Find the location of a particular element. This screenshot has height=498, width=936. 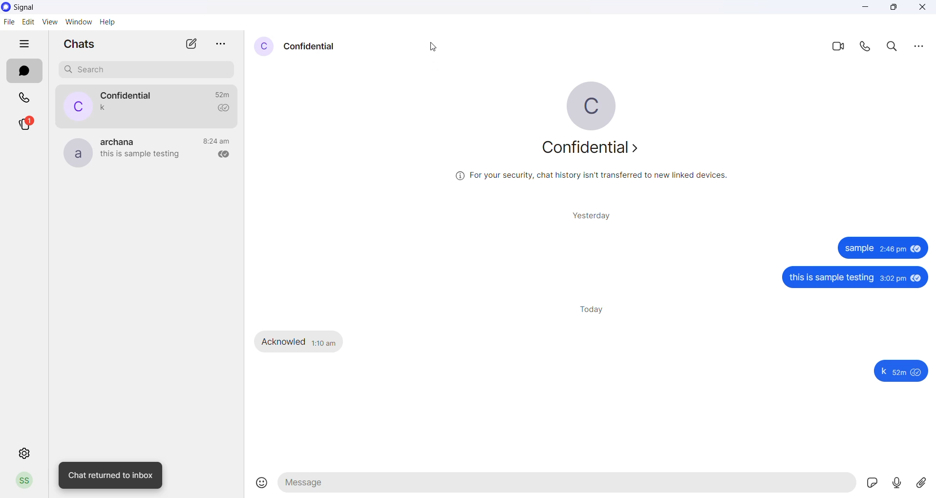

voice note is located at coordinates (896, 483).